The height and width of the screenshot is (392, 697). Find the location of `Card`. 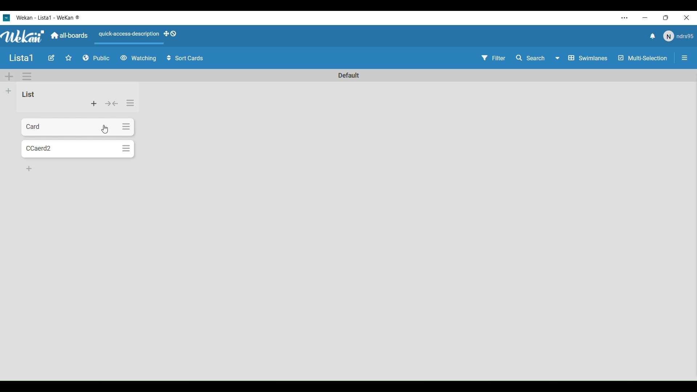

Card is located at coordinates (70, 127).